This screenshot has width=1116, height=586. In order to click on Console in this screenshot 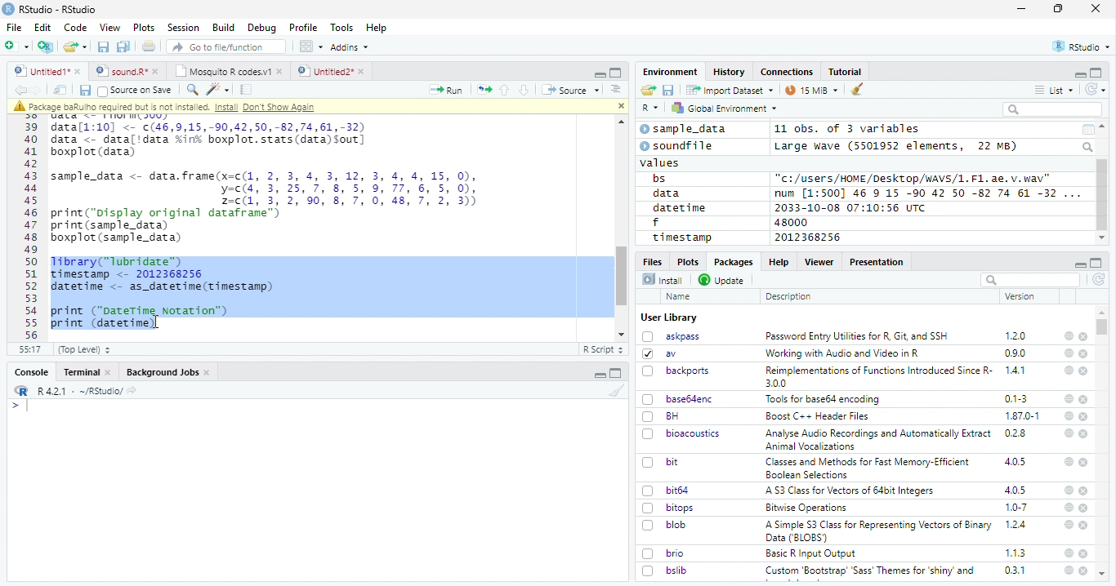, I will do `click(31, 372)`.